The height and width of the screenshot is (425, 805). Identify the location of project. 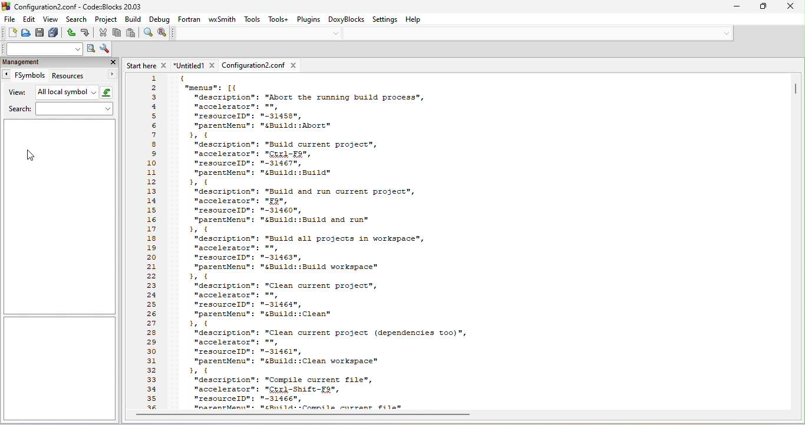
(107, 20).